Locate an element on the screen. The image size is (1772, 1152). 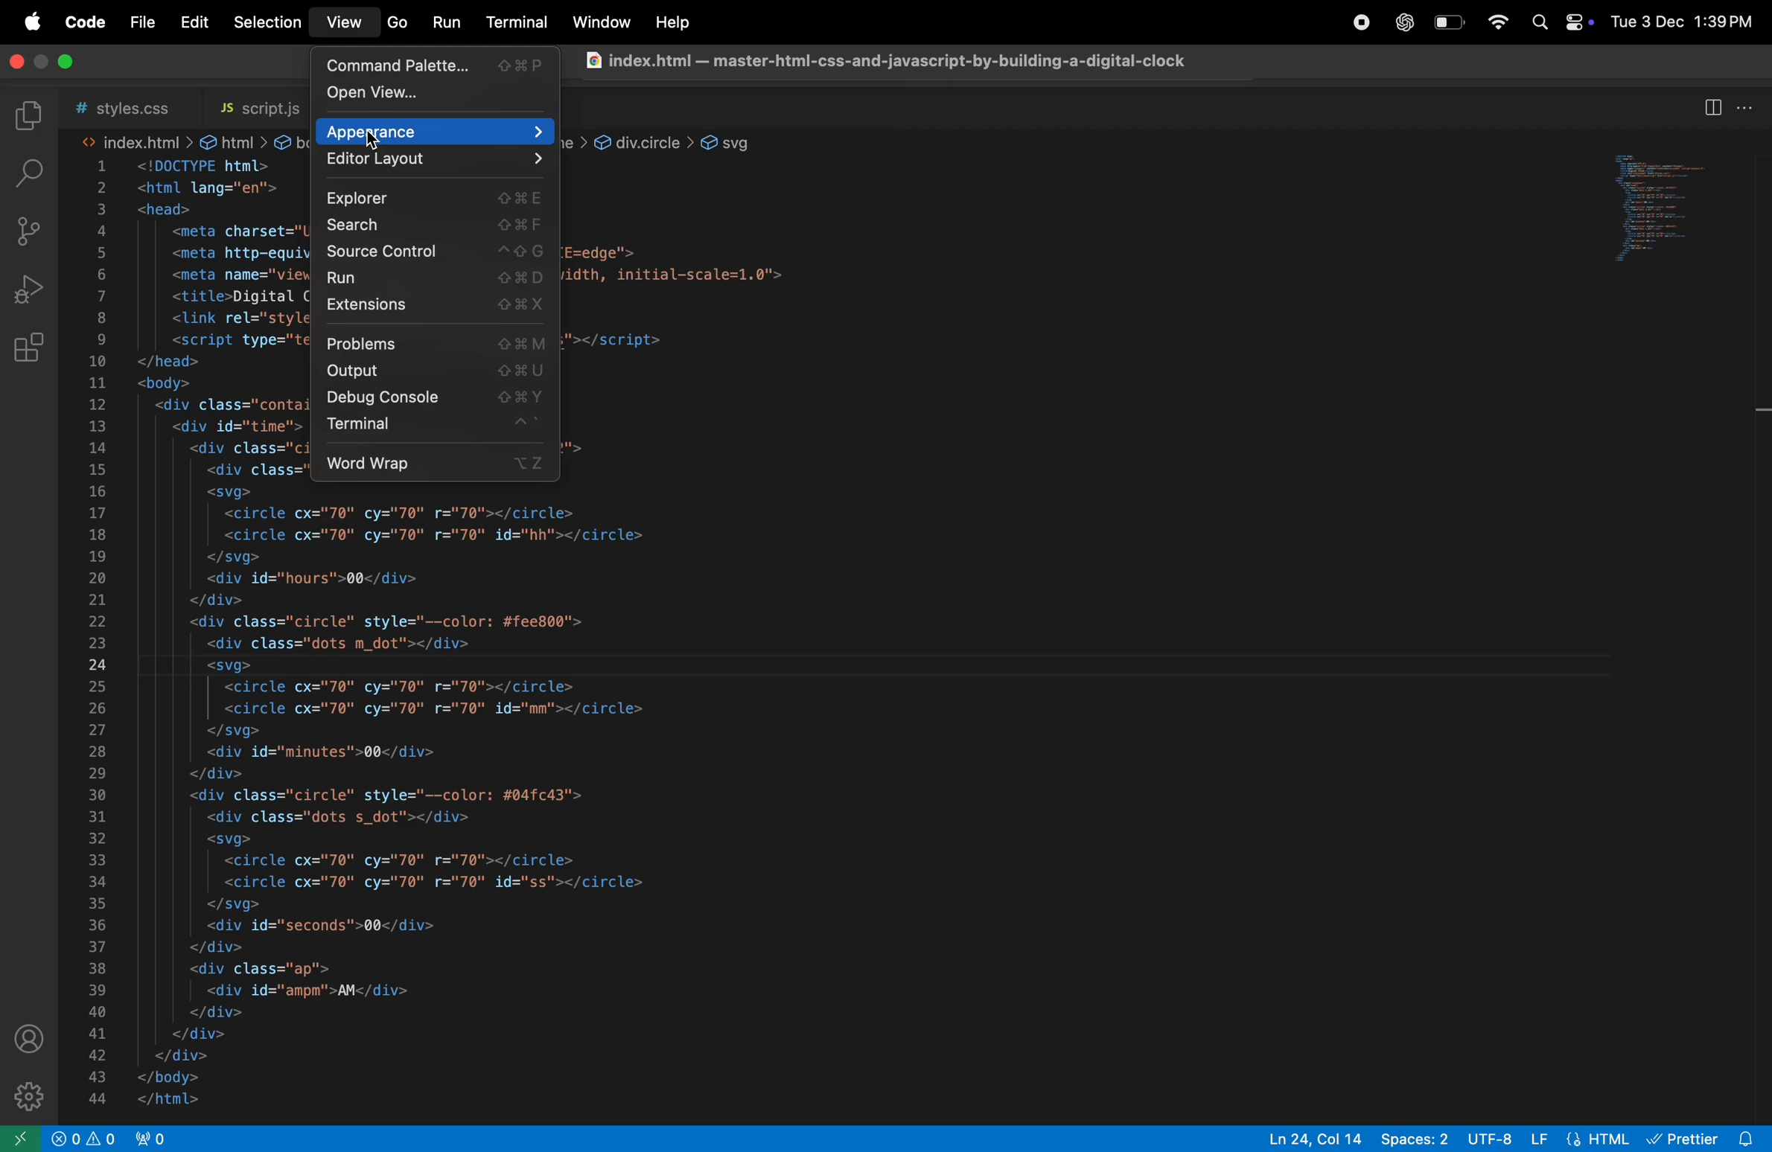
word wrap is located at coordinates (433, 462).